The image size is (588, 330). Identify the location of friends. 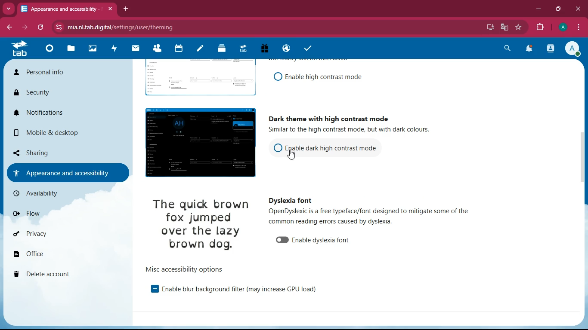
(158, 50).